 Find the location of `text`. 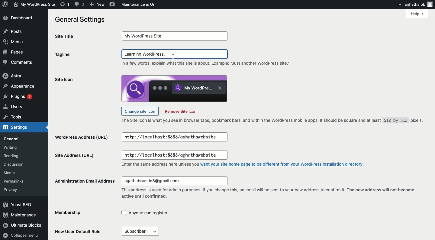

text is located at coordinates (159, 165).